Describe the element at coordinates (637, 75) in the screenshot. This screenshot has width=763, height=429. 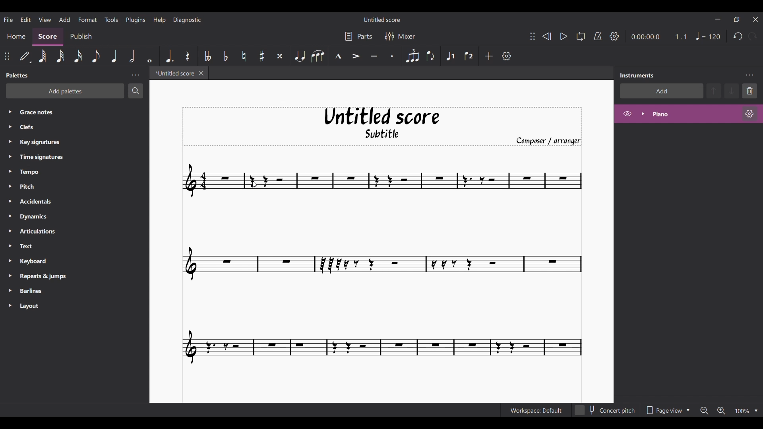
I see `Panel title` at that location.